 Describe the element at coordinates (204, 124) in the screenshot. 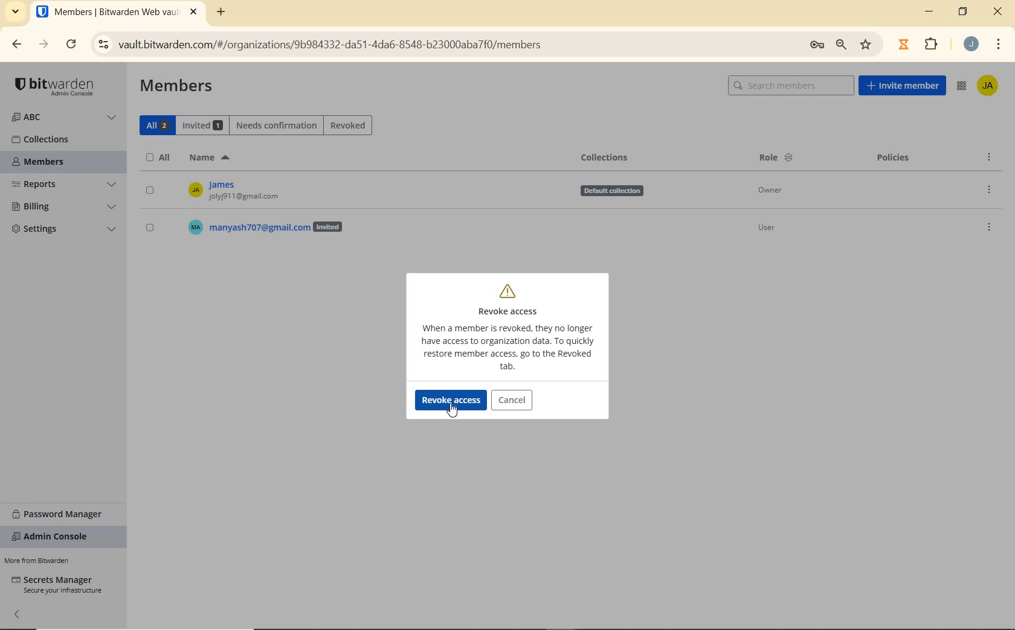

I see `INVITED` at that location.